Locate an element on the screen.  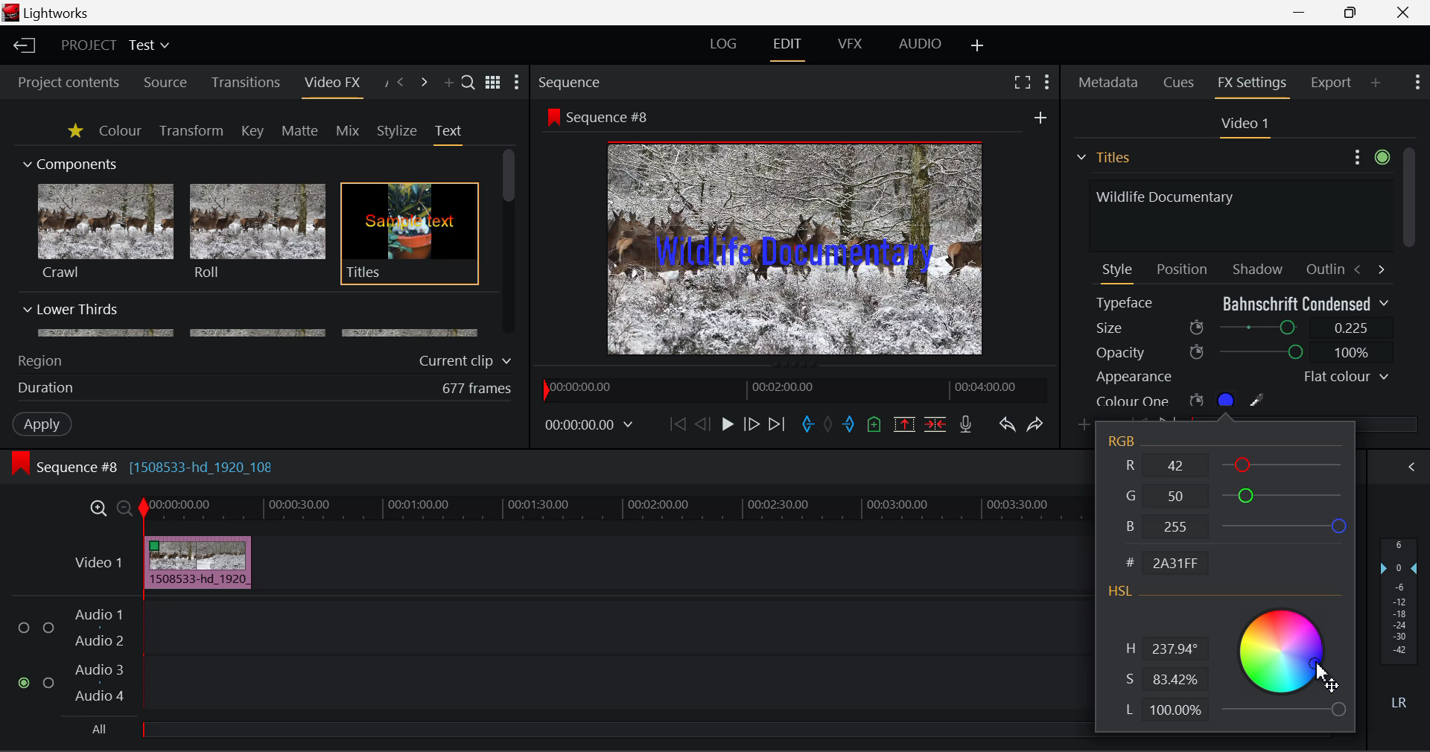
Play is located at coordinates (728, 424).